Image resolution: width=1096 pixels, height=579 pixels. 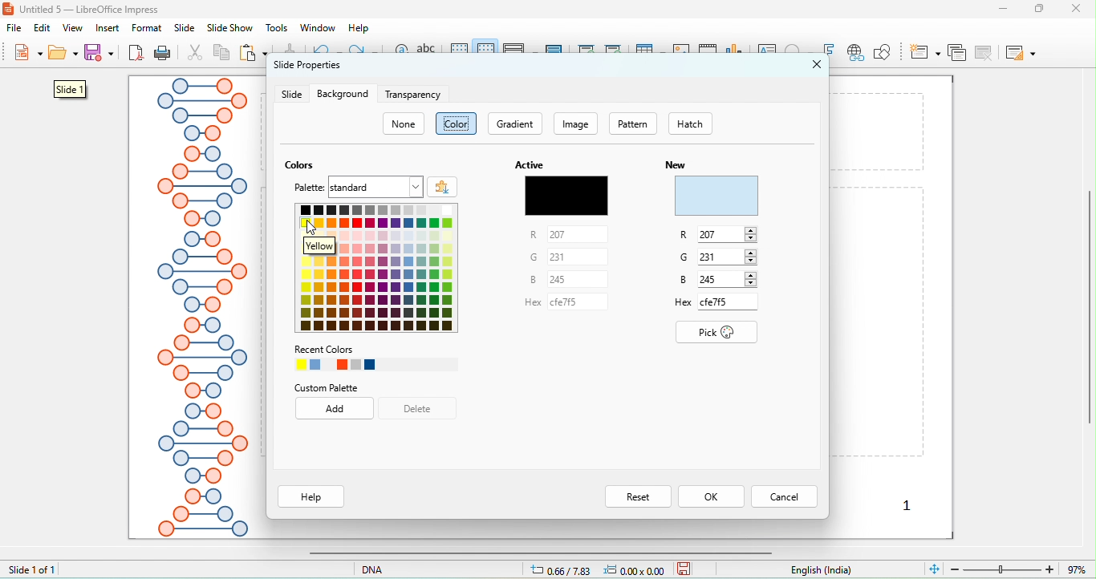 I want to click on text box, so click(x=769, y=52).